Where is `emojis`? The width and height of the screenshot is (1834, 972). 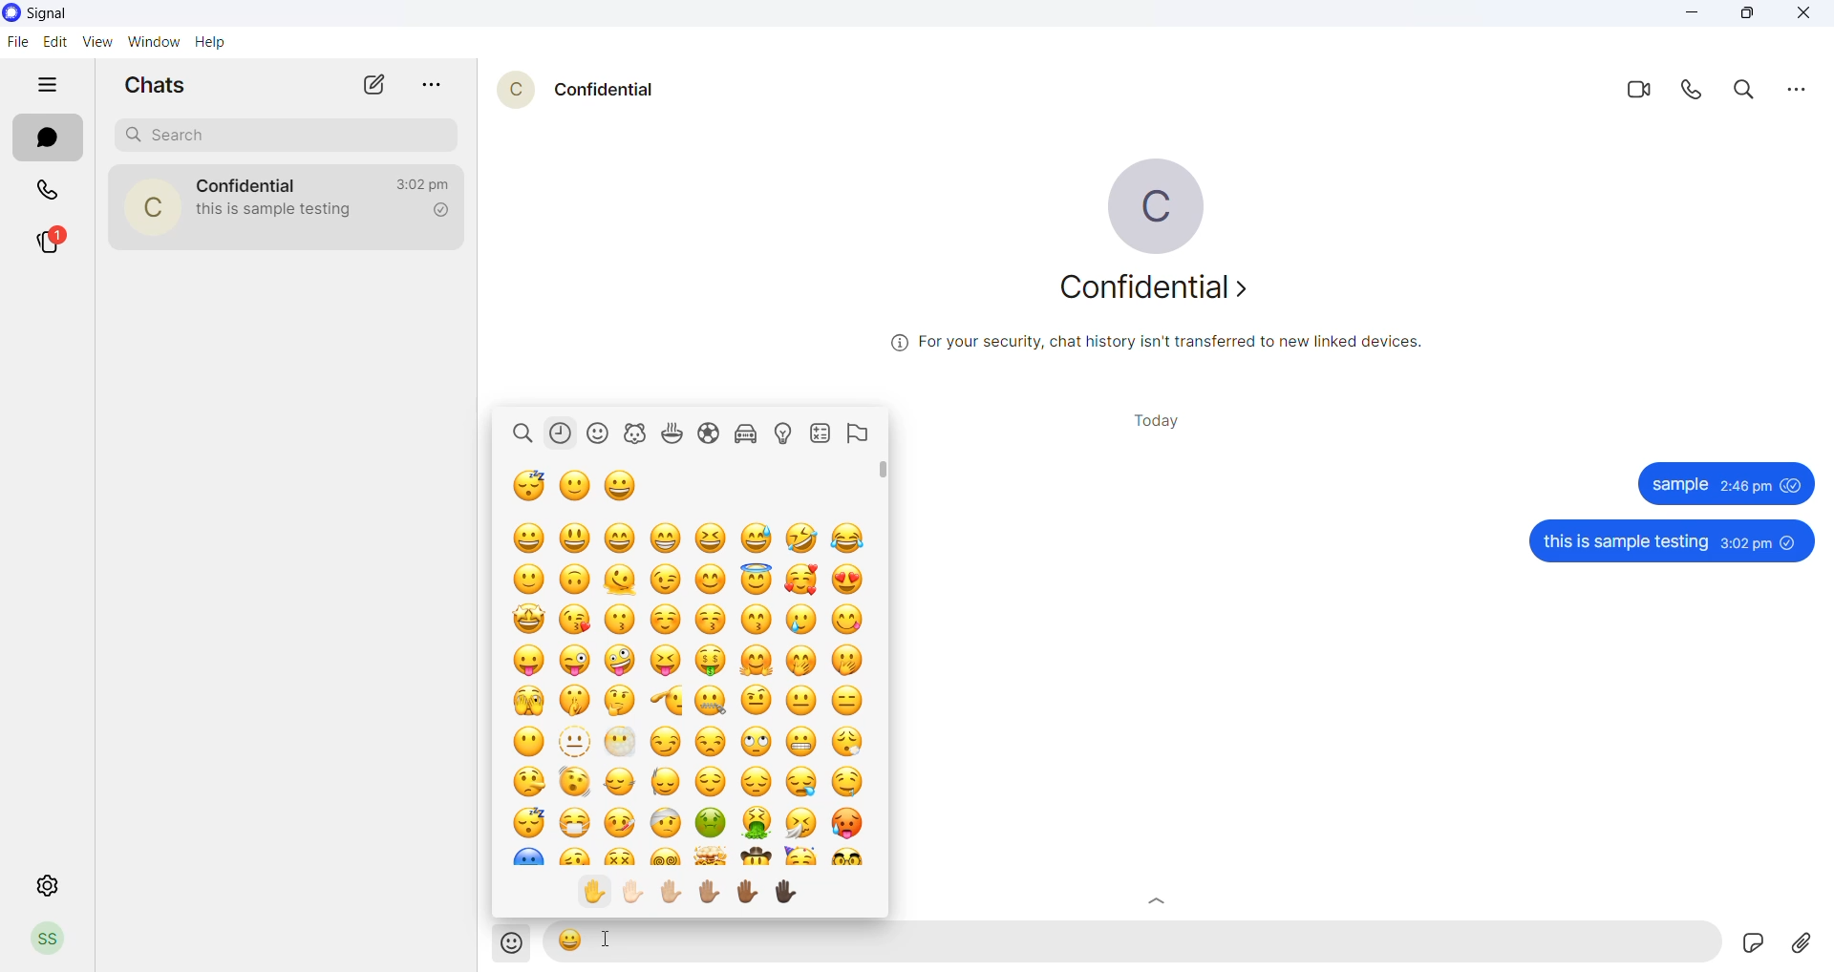 emojis is located at coordinates (507, 944).